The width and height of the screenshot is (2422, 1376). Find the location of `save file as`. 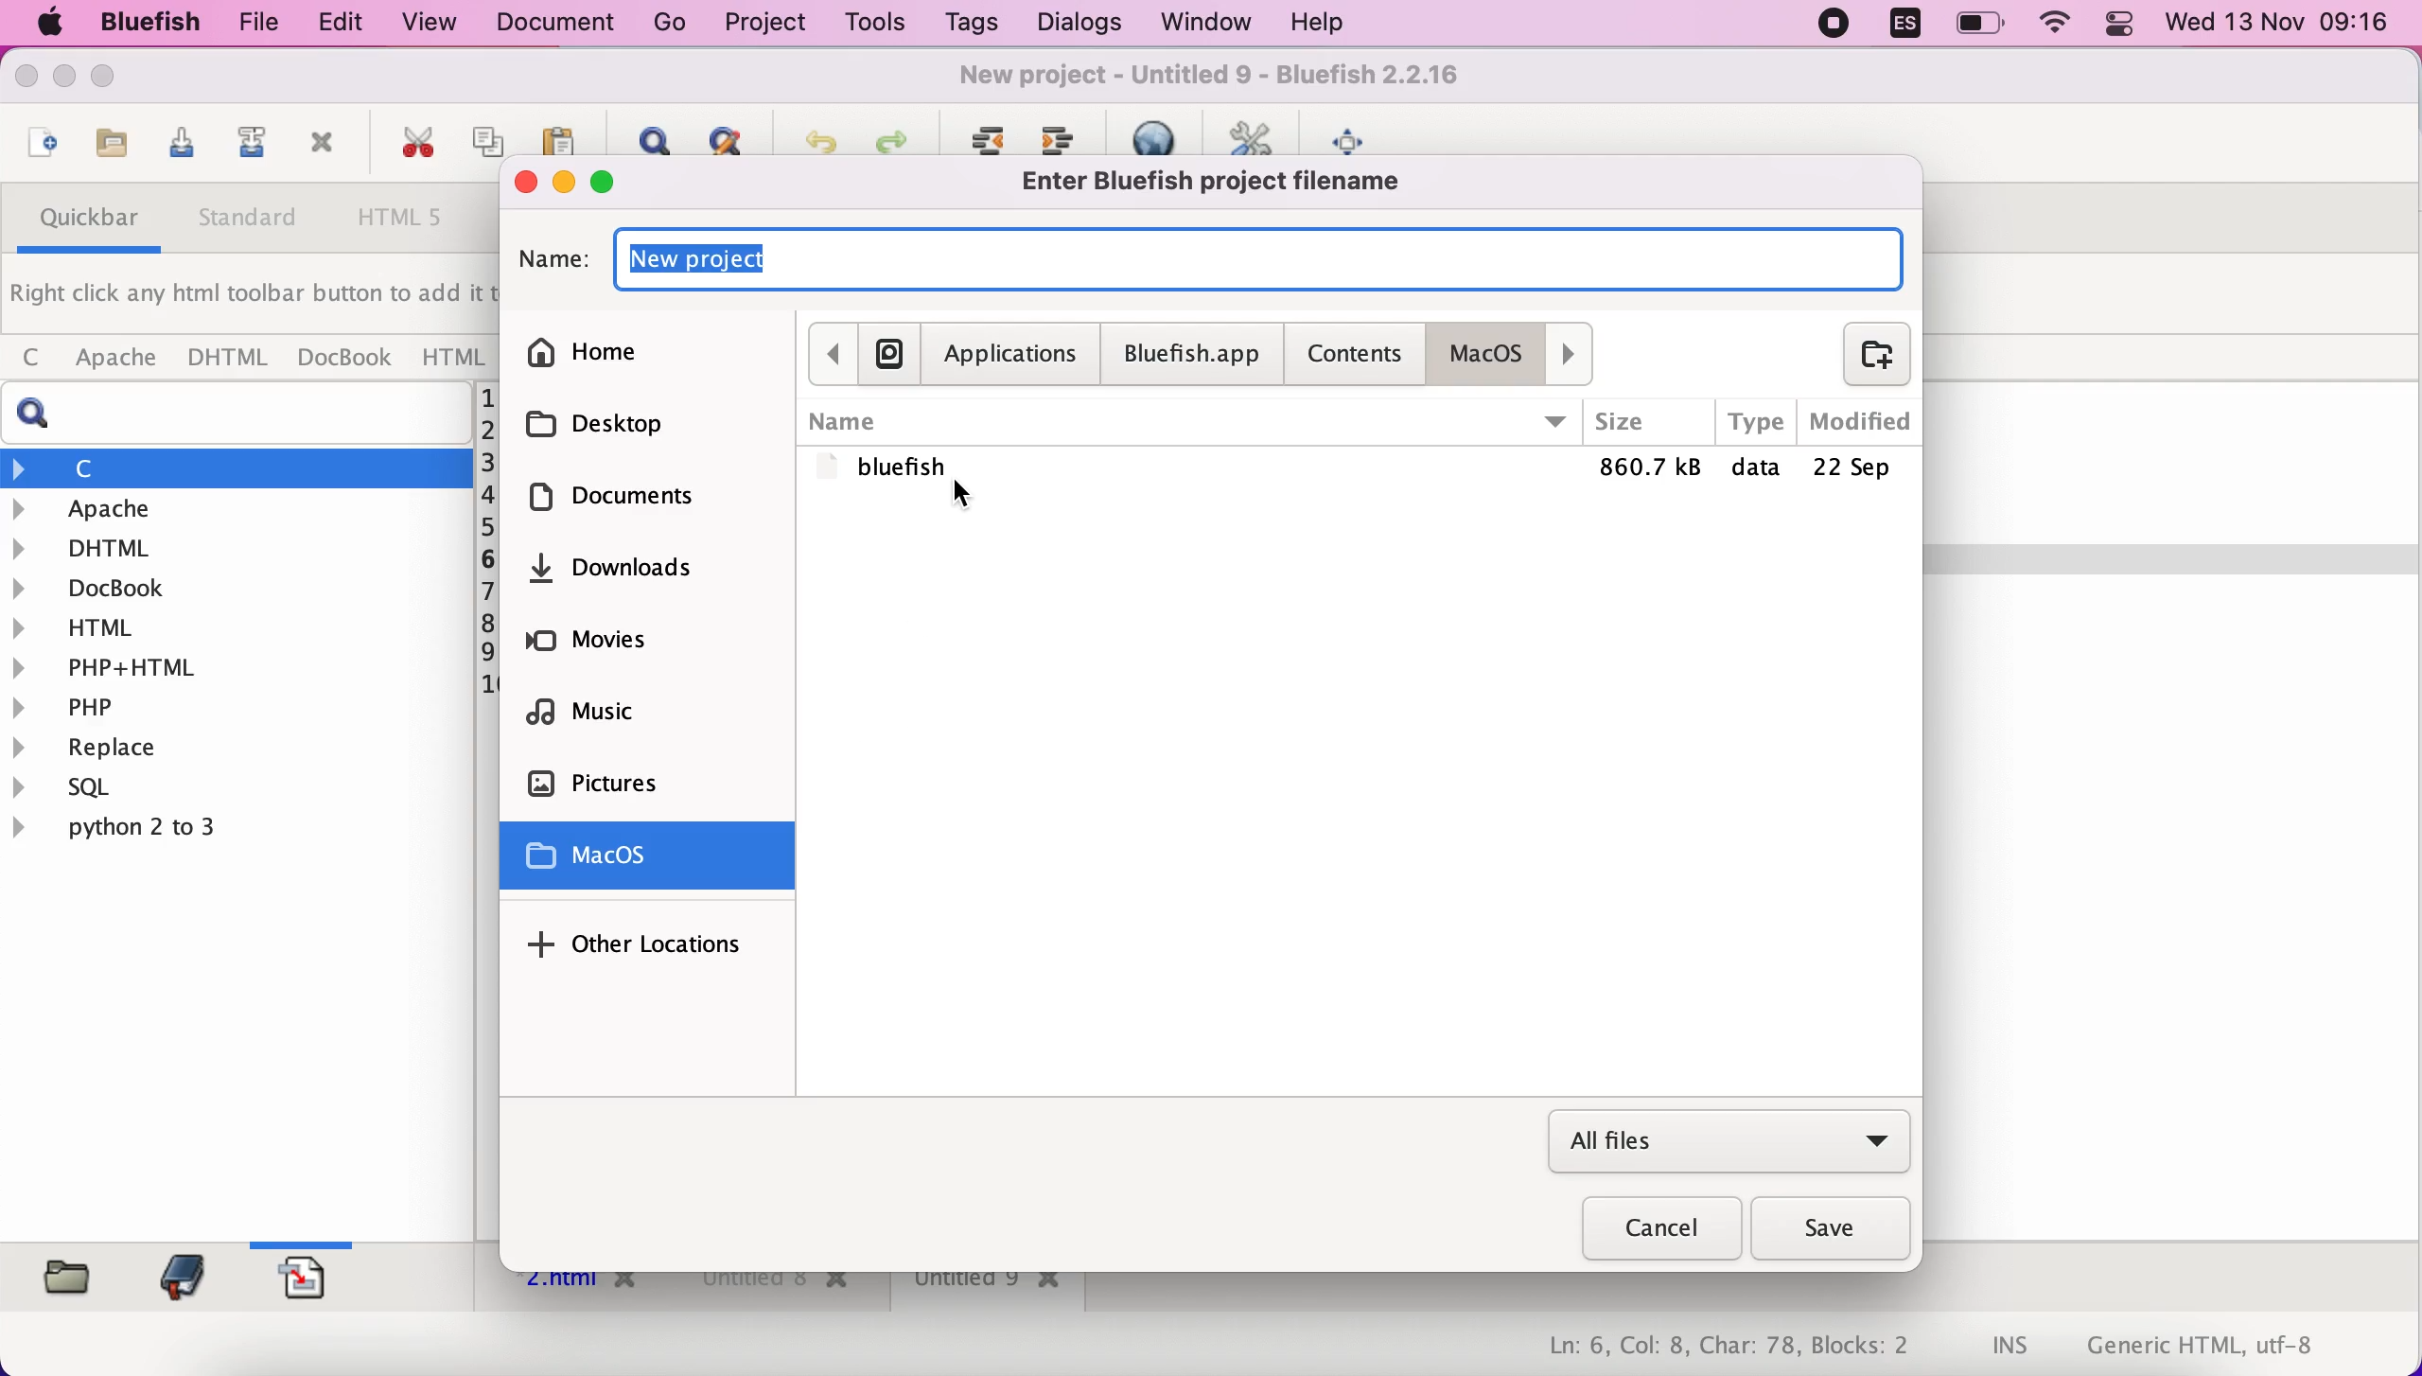

save file as is located at coordinates (247, 148).